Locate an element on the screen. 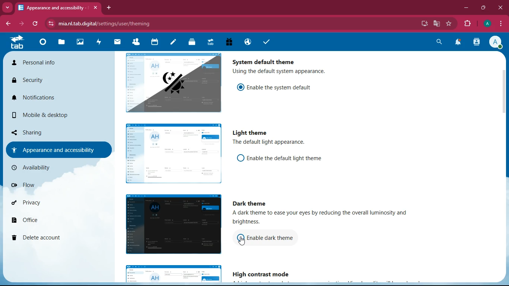  calendar is located at coordinates (155, 42).